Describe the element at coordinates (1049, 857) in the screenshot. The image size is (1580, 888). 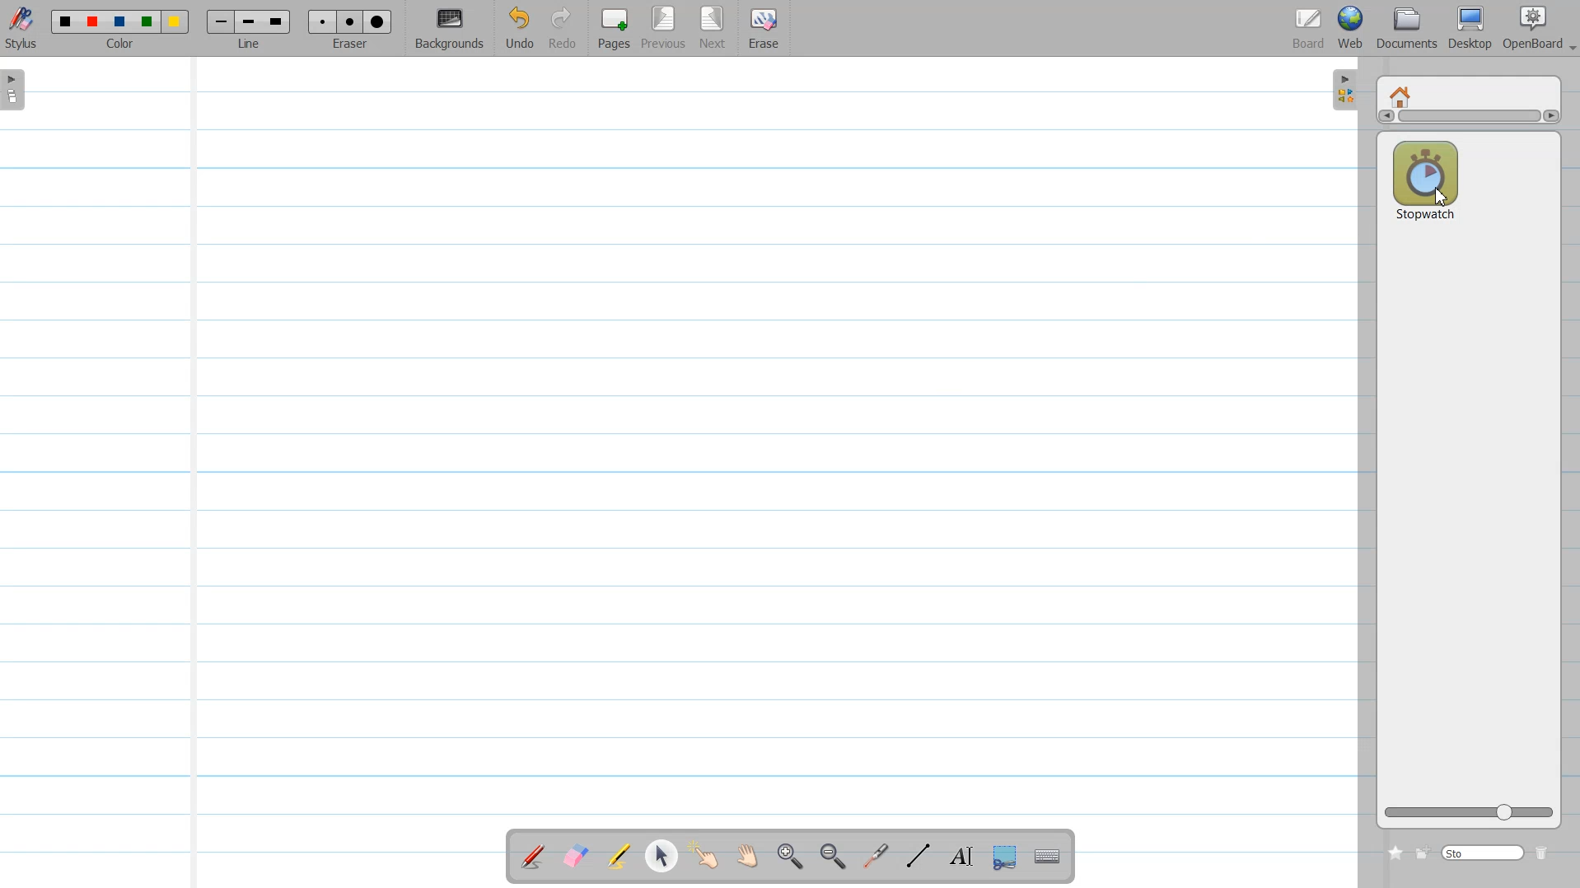
I see `Display Virtual Keyboard ` at that location.